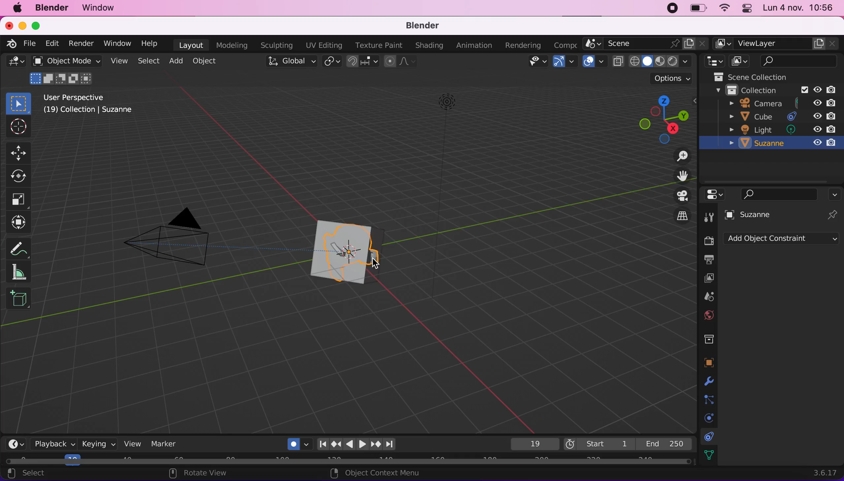 The image size is (844, 481). Describe the element at coordinates (658, 118) in the screenshot. I see `click, shortcut and drag` at that location.